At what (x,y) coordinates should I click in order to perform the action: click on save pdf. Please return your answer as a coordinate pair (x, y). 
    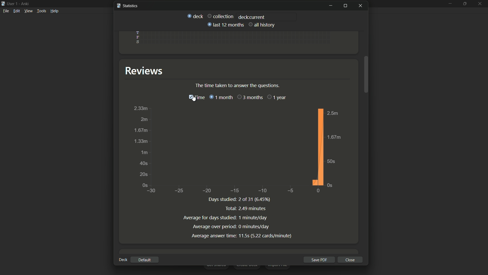
    Looking at the image, I should click on (318, 260).